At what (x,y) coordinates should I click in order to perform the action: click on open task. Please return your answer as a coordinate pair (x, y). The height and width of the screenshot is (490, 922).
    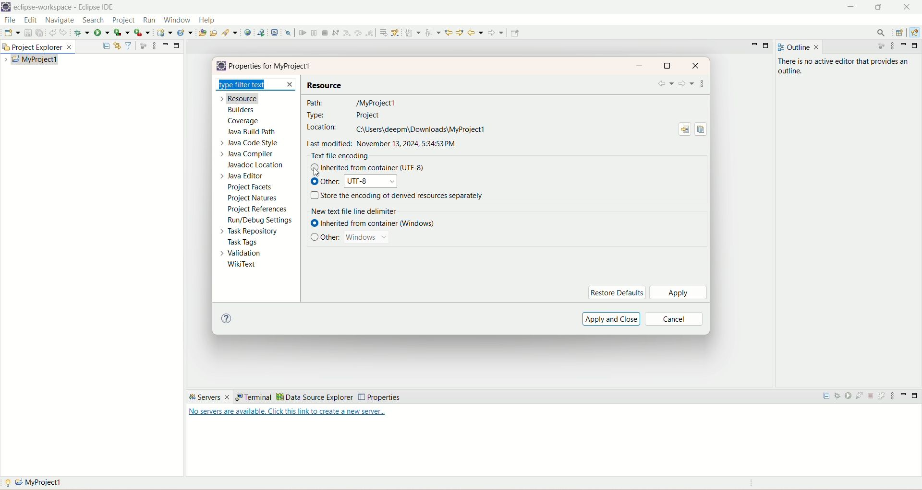
    Looking at the image, I should click on (214, 33).